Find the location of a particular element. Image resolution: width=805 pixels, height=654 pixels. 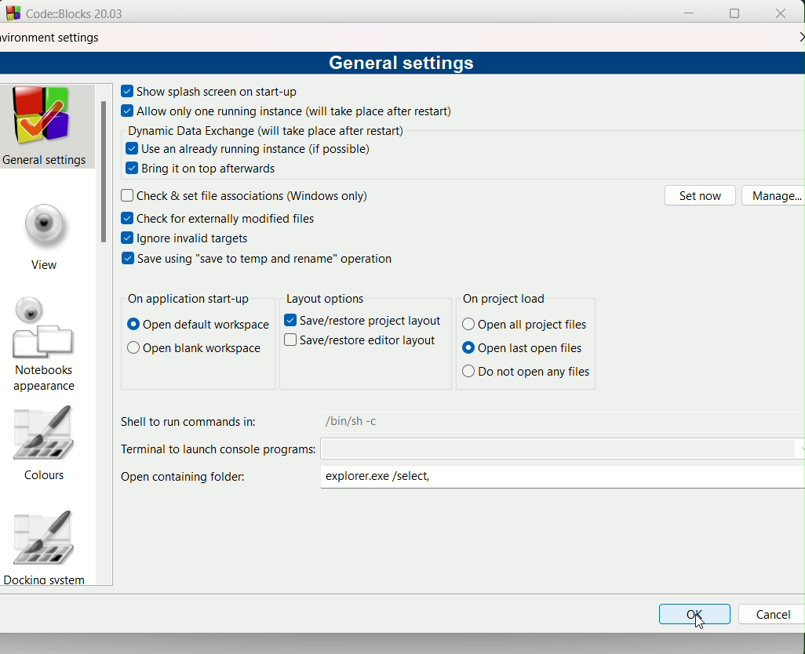

text is located at coordinates (507, 298).